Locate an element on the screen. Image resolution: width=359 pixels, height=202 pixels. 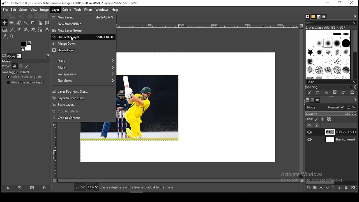
refresh brushes is located at coordinates (344, 92).